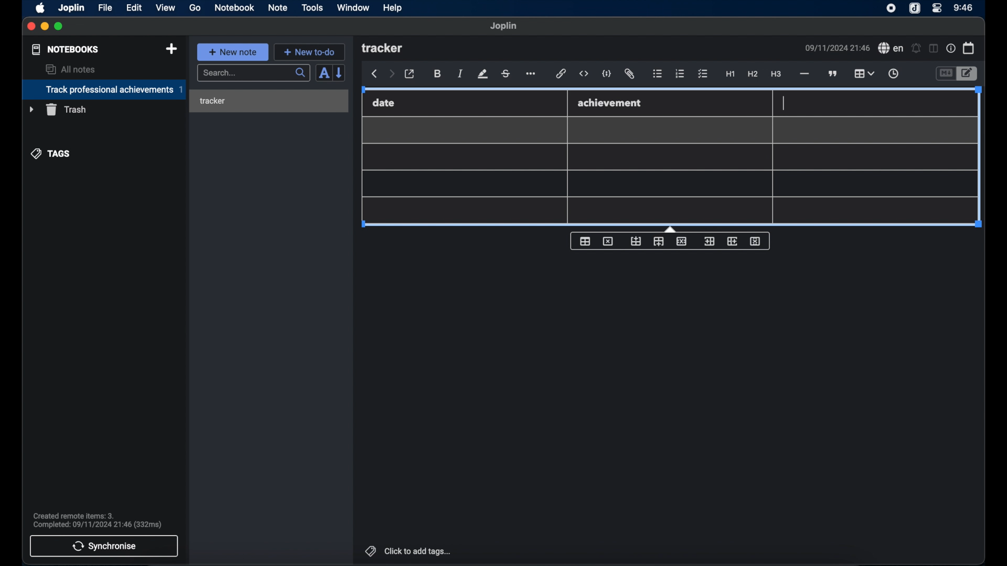 The height and width of the screenshot is (566, 1007). I want to click on code, so click(607, 73).